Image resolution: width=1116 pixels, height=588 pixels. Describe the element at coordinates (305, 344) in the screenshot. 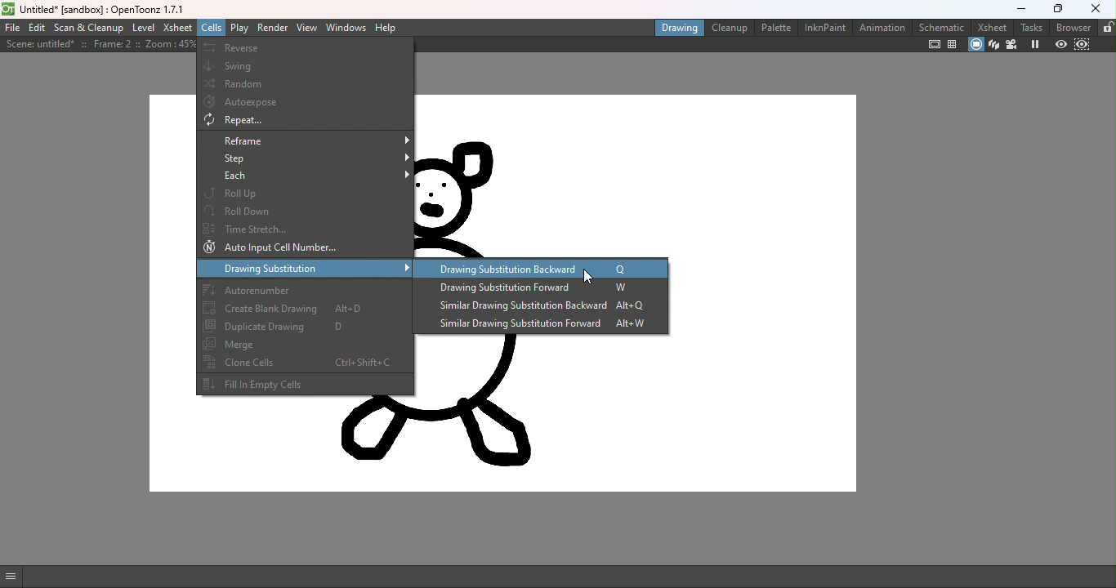

I see `Merge` at that location.